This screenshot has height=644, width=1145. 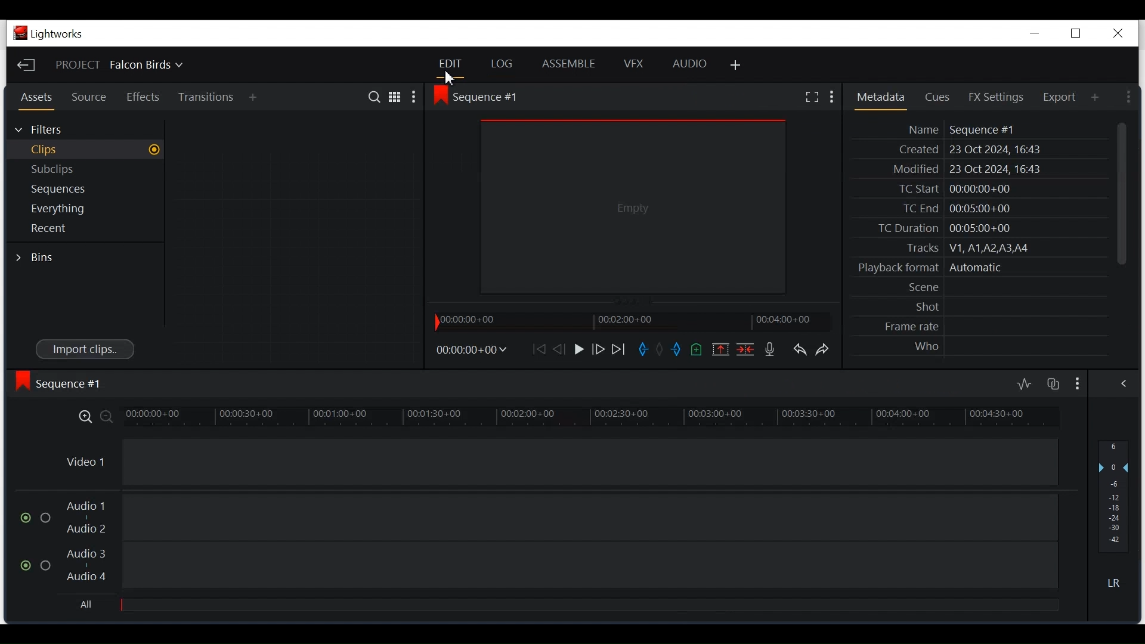 I want to click on Exit the Current Project, so click(x=27, y=65).